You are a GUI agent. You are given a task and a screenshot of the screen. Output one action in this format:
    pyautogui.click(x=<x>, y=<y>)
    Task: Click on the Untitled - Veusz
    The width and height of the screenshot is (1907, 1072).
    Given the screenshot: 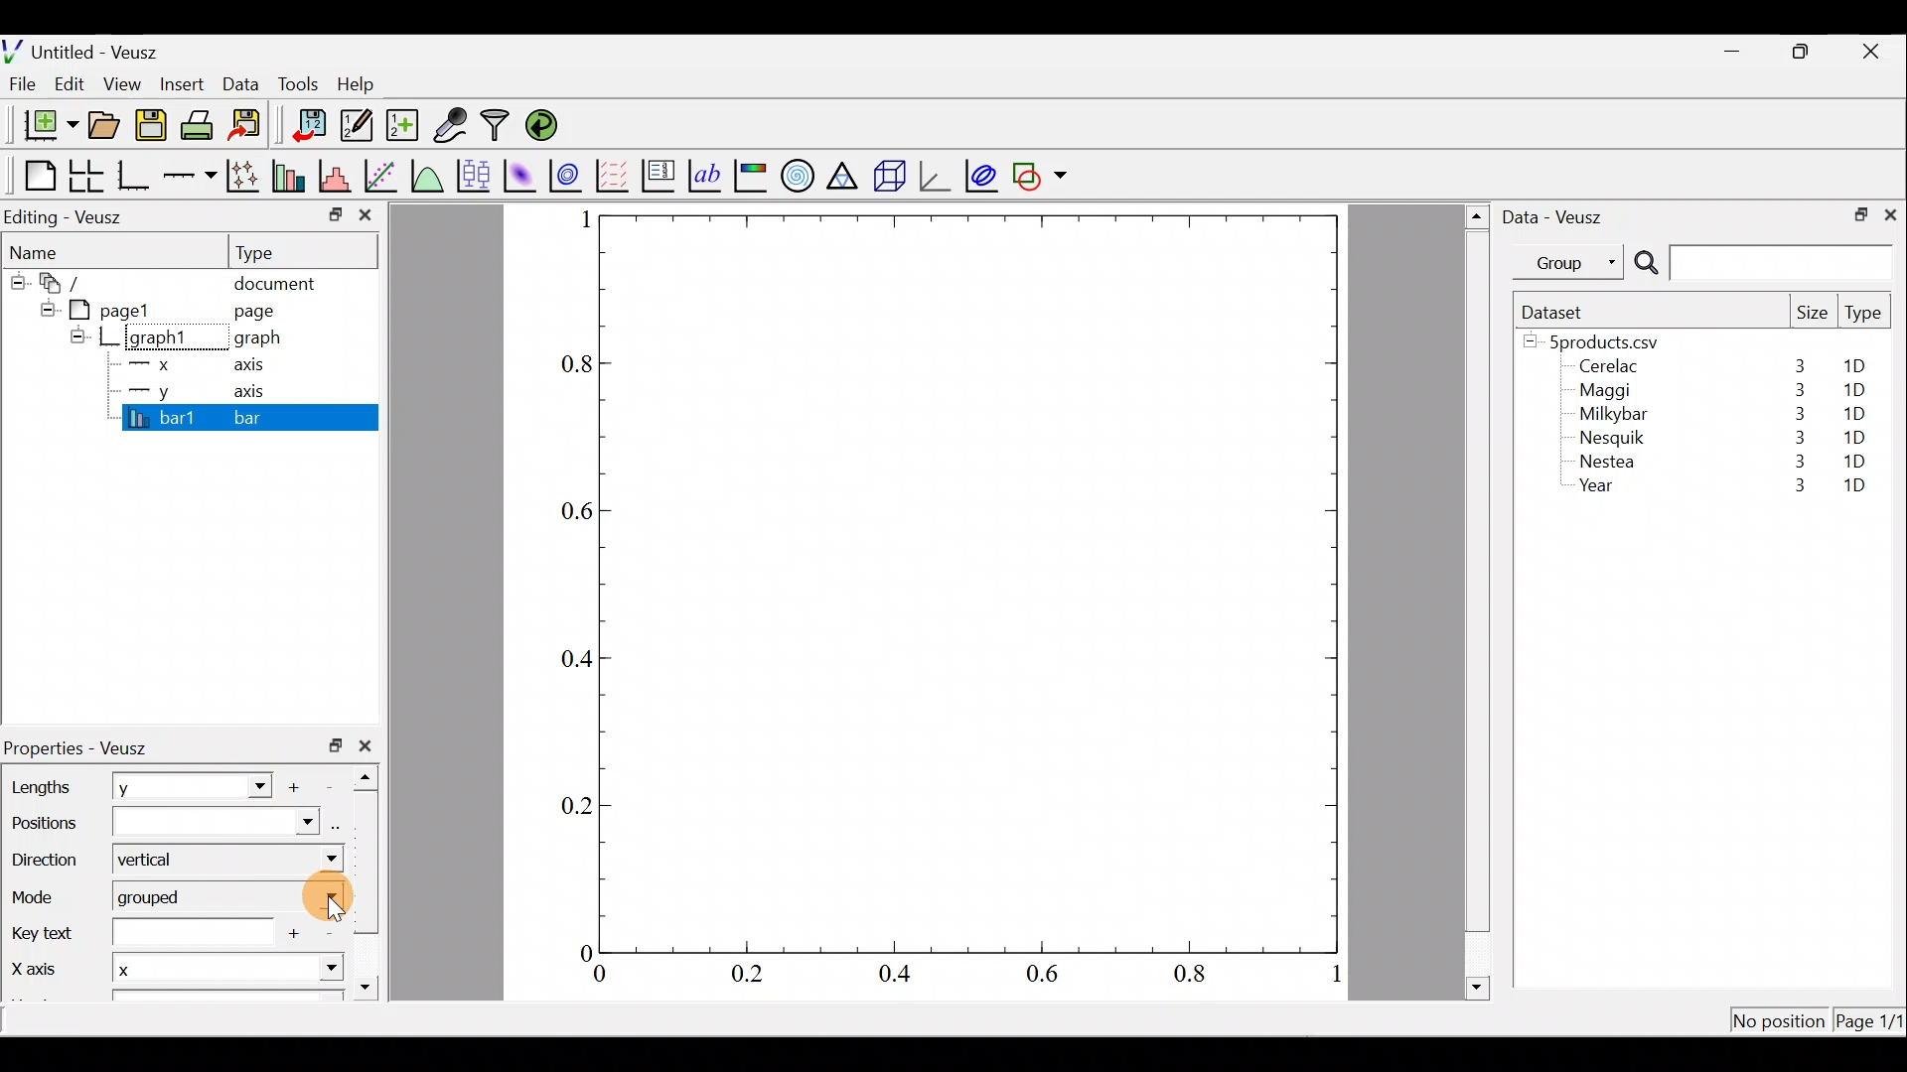 What is the action you would take?
    pyautogui.click(x=88, y=49)
    